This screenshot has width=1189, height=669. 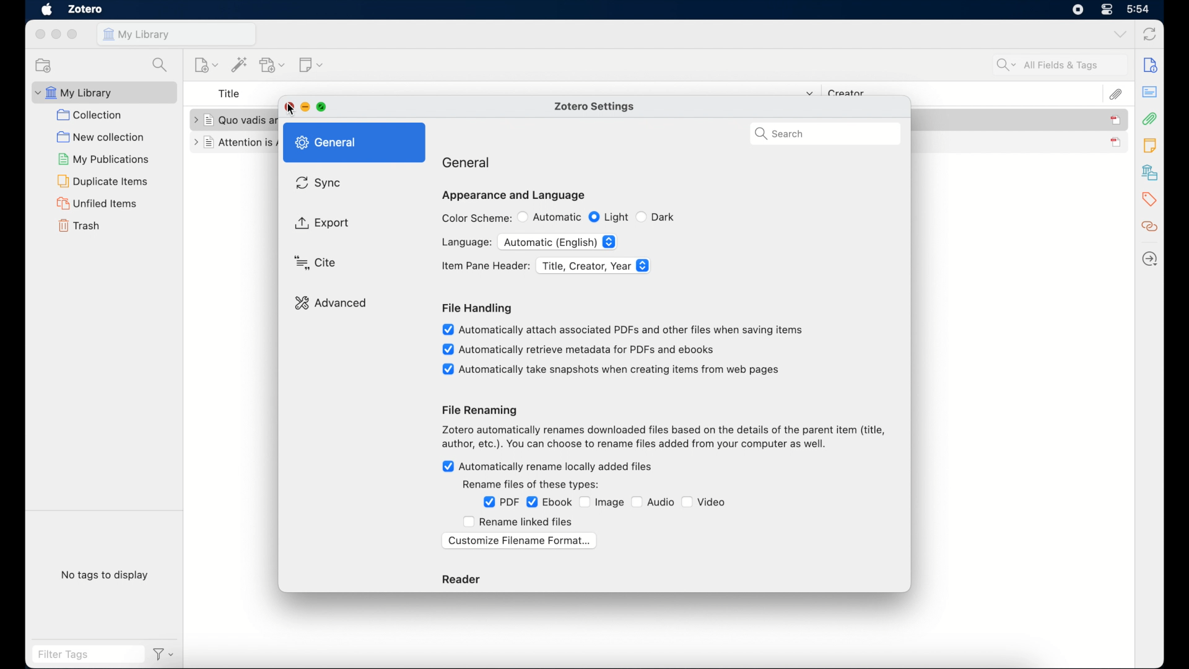 What do you see at coordinates (611, 370) in the screenshot?
I see `automatically take snapshots when items from web pages` at bounding box center [611, 370].